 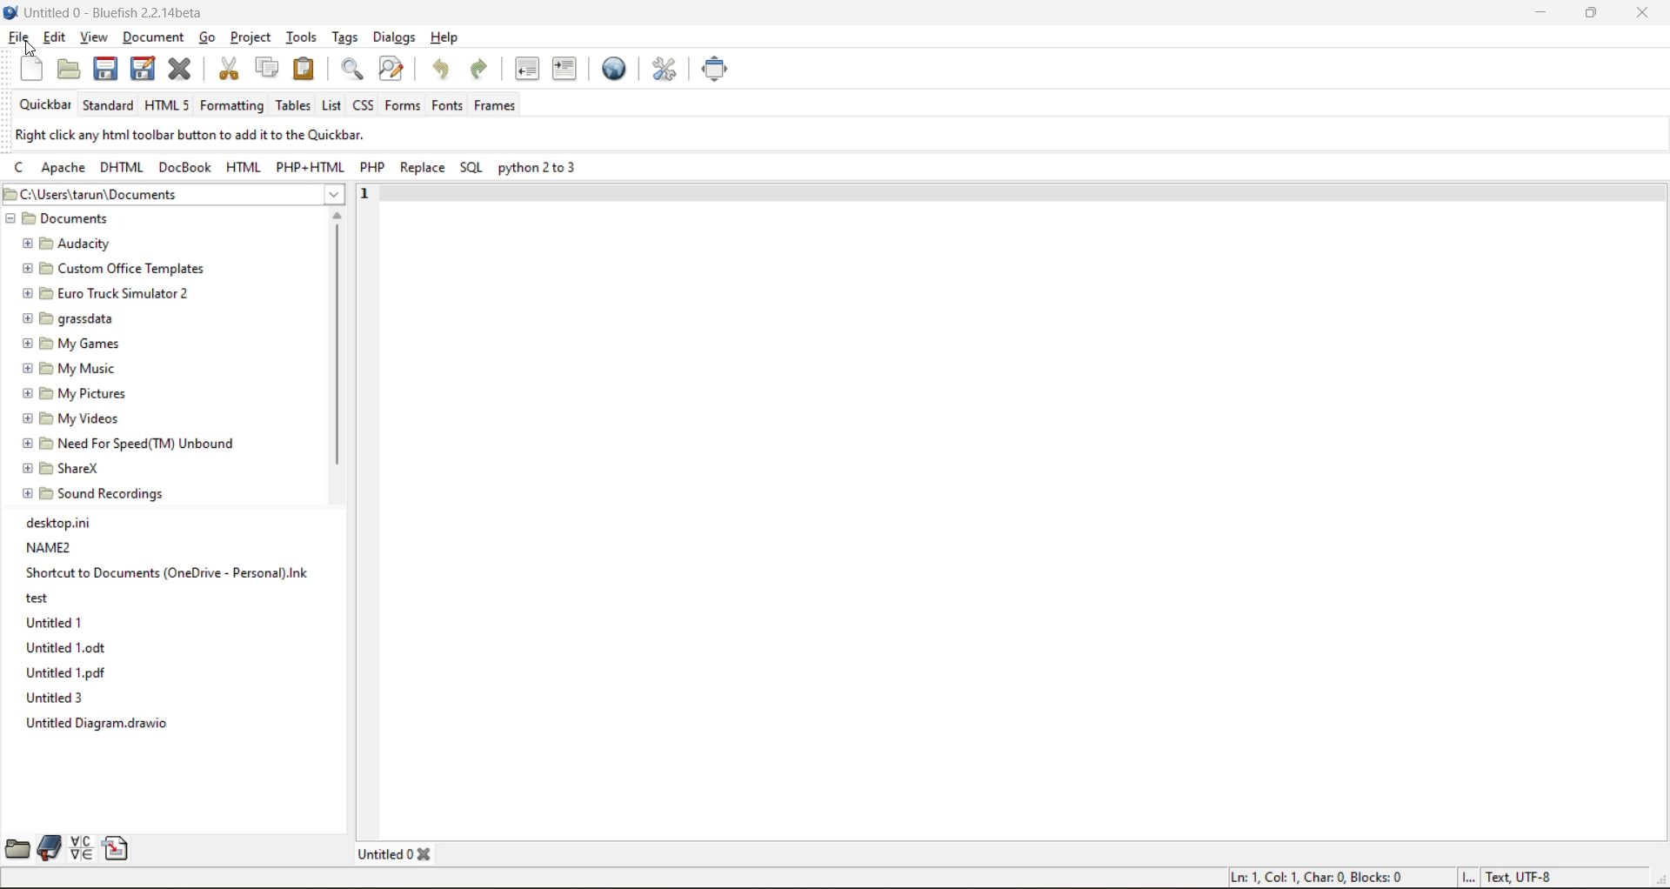 What do you see at coordinates (17, 848) in the screenshot?
I see `file browser` at bounding box center [17, 848].